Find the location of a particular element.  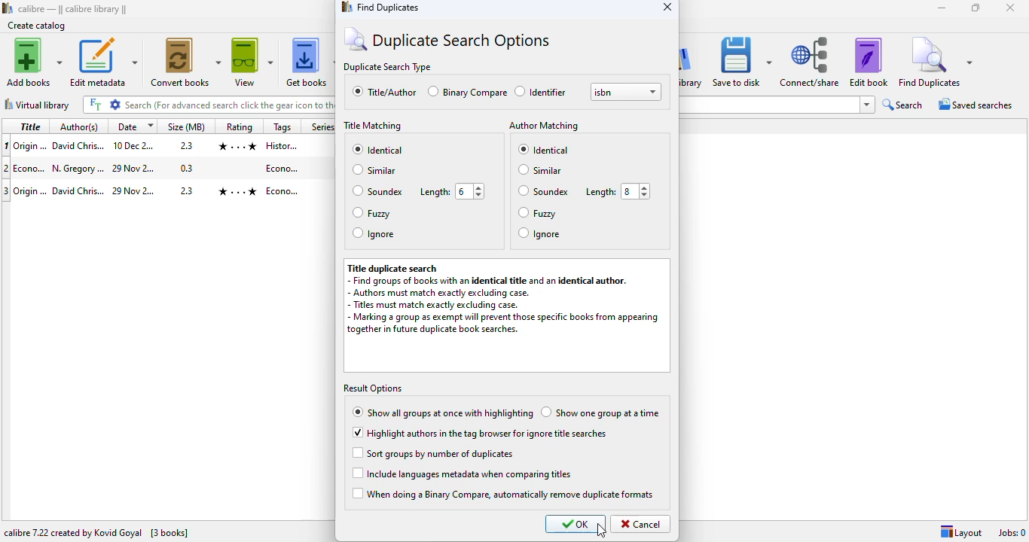

Econo...N.Dregory...29 Nov 2...0.3 Econo... Nov 2019 is located at coordinates (172, 169).